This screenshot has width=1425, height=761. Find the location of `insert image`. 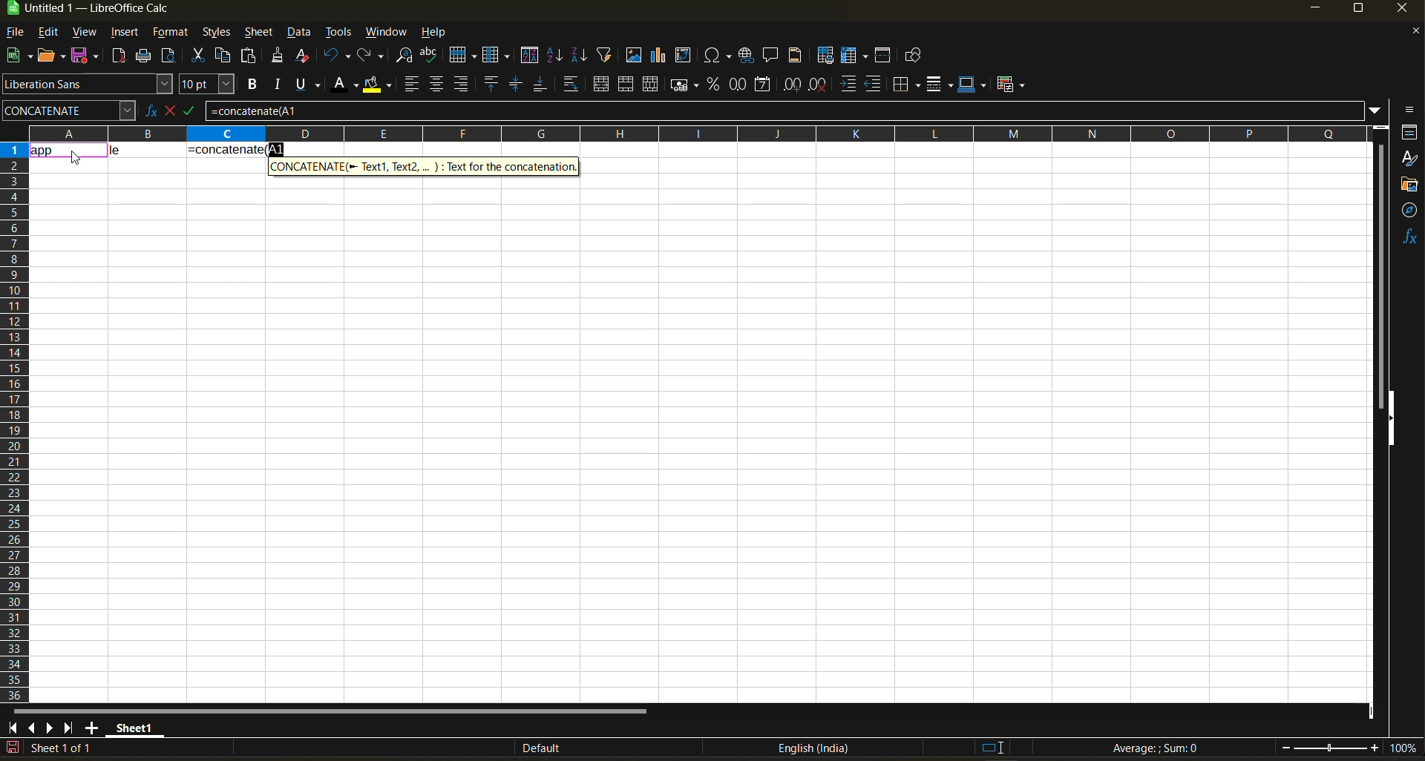

insert image is located at coordinates (633, 55).